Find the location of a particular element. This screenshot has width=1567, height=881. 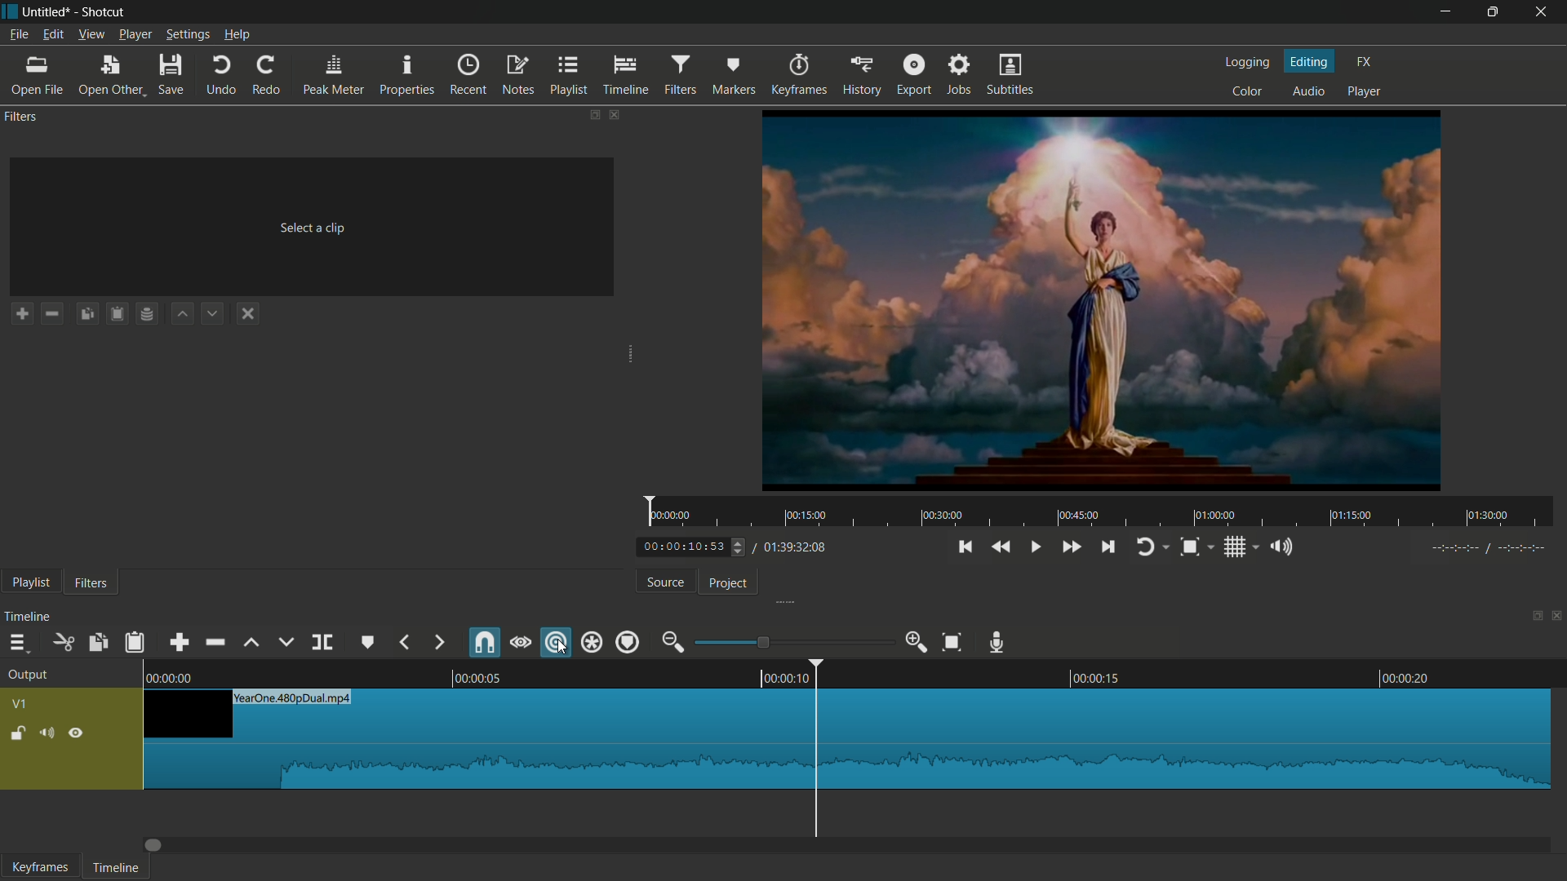

split at playhead is located at coordinates (321, 643).